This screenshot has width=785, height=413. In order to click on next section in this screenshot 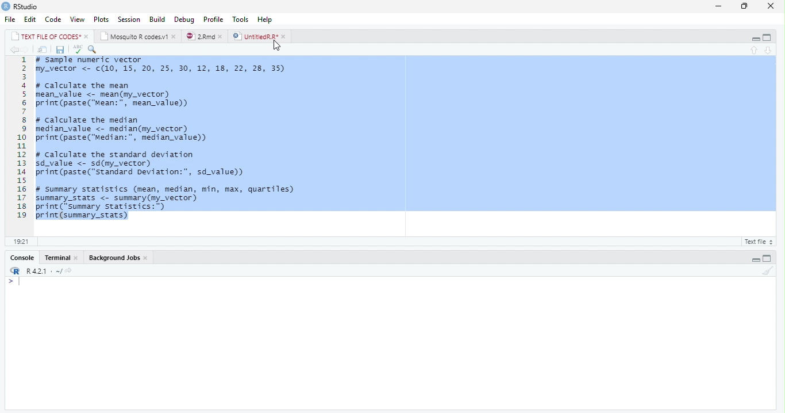, I will do `click(769, 51)`.